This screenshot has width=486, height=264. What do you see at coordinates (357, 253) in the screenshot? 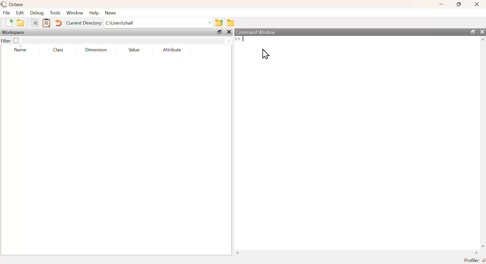
I see `scrollbar` at bounding box center [357, 253].